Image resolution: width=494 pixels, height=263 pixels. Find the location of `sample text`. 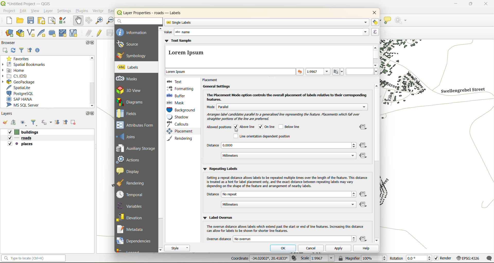

sample text is located at coordinates (231, 72).